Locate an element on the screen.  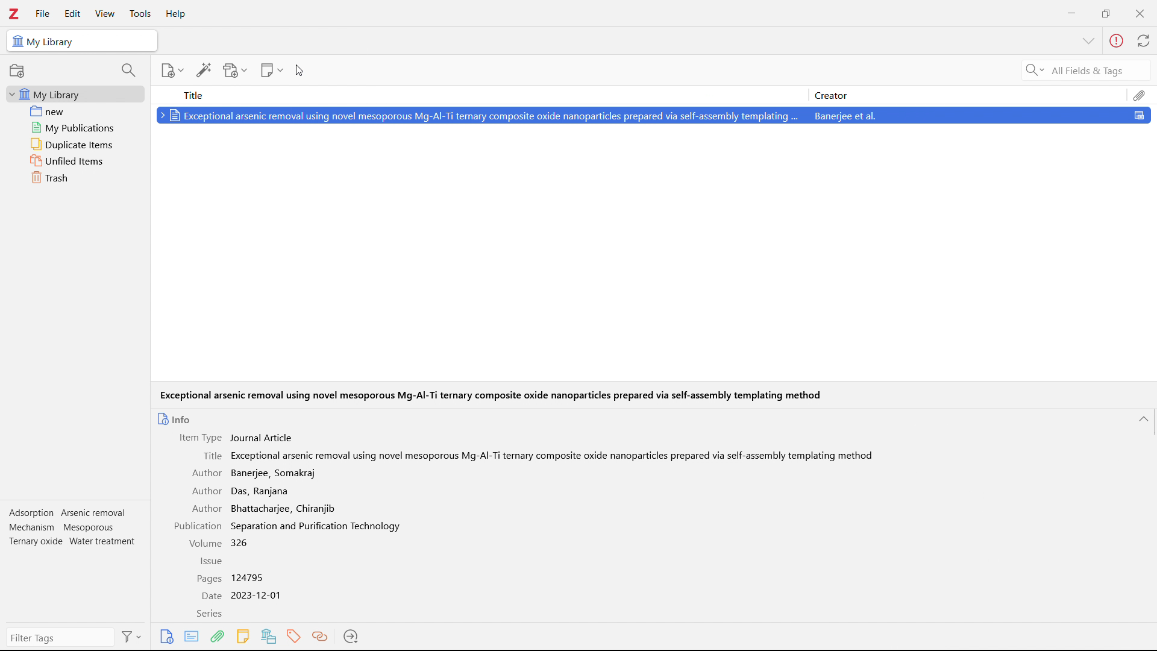
Series is located at coordinates (209, 614).